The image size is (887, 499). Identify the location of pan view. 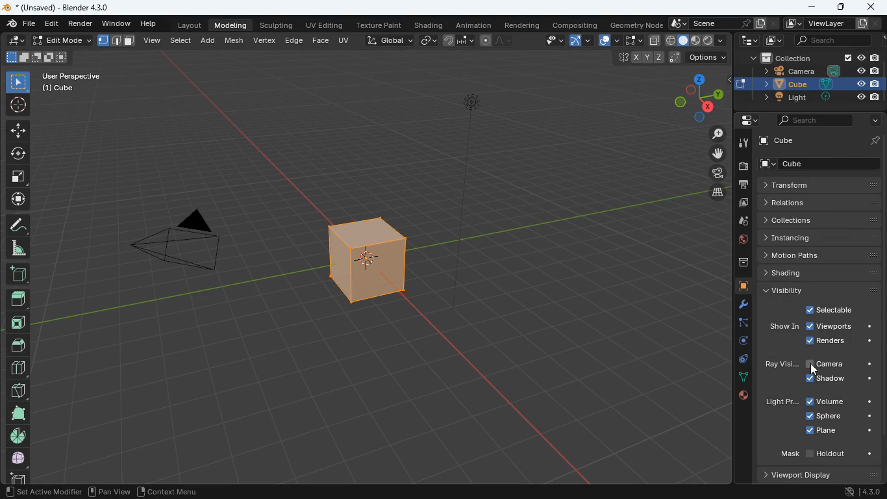
(108, 491).